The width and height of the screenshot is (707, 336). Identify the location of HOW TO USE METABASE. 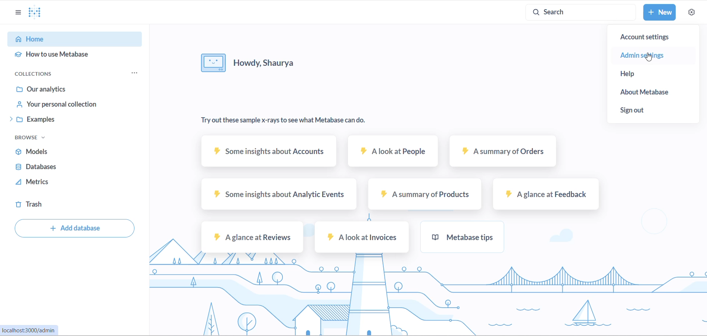
(63, 55).